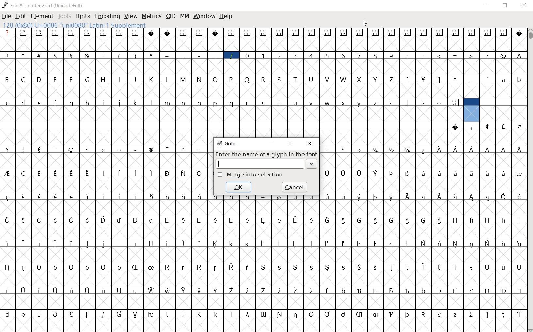 This screenshot has height=332, width=533. I want to click on Symbol, so click(105, 314).